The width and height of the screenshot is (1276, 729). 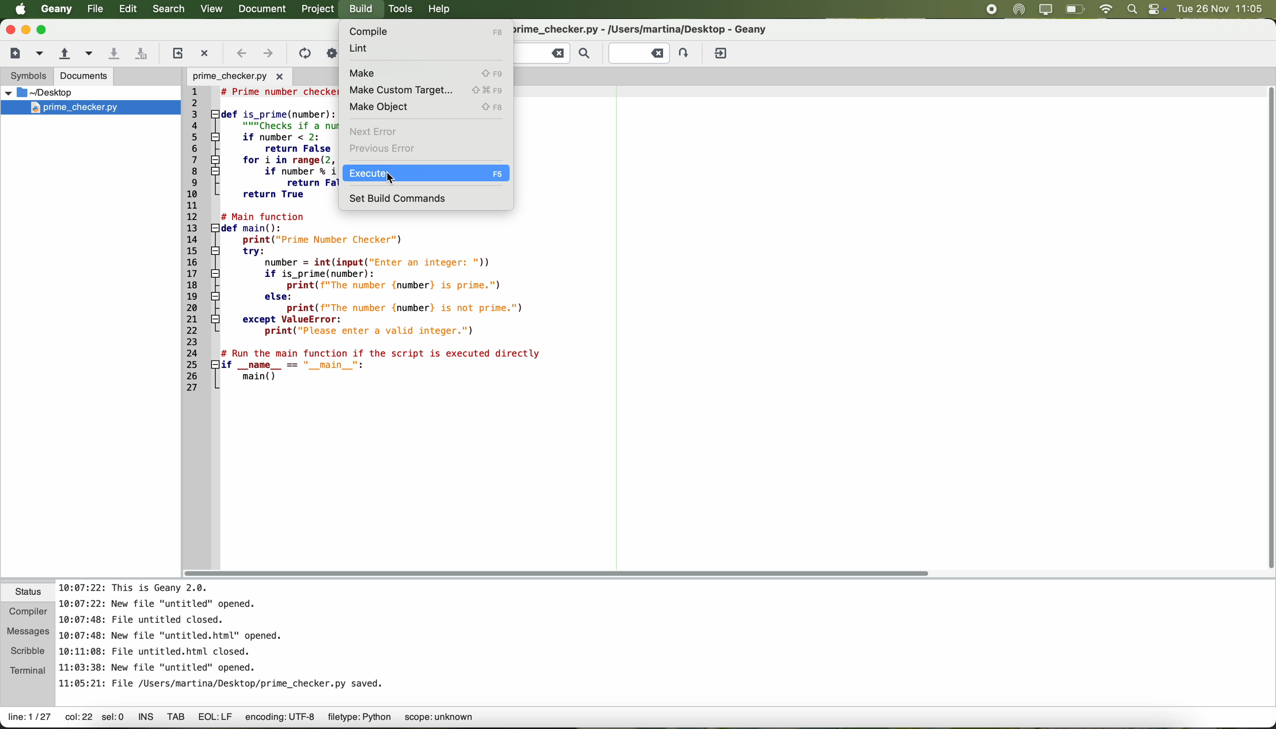 What do you see at coordinates (85, 77) in the screenshot?
I see `documents` at bounding box center [85, 77].